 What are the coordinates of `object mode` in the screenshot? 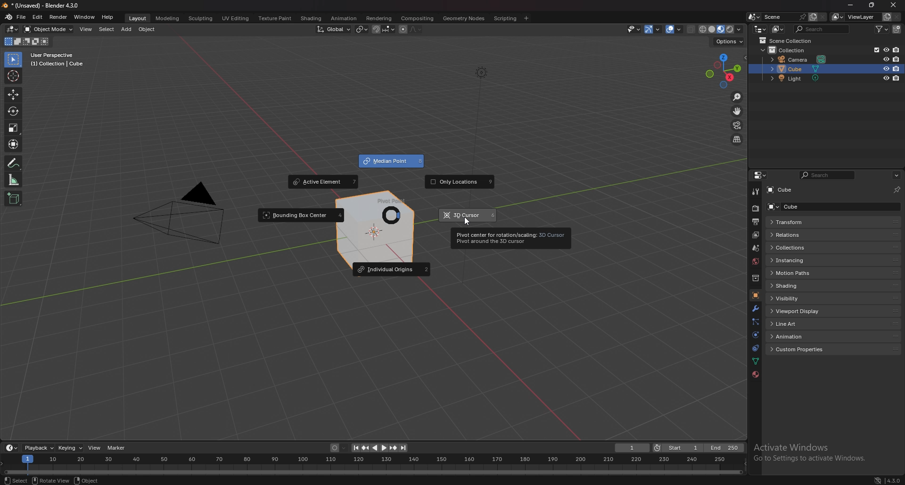 It's located at (49, 29).